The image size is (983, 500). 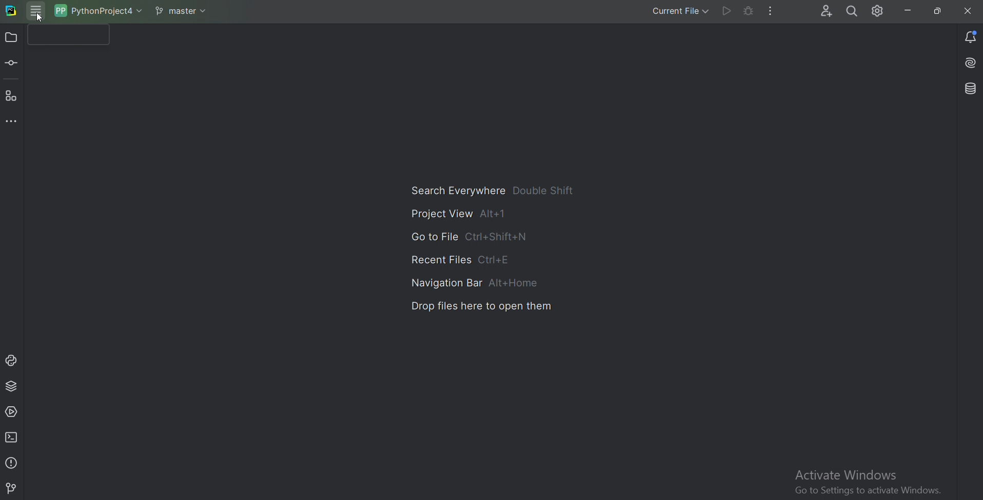 I want to click on Project name, so click(x=99, y=10).